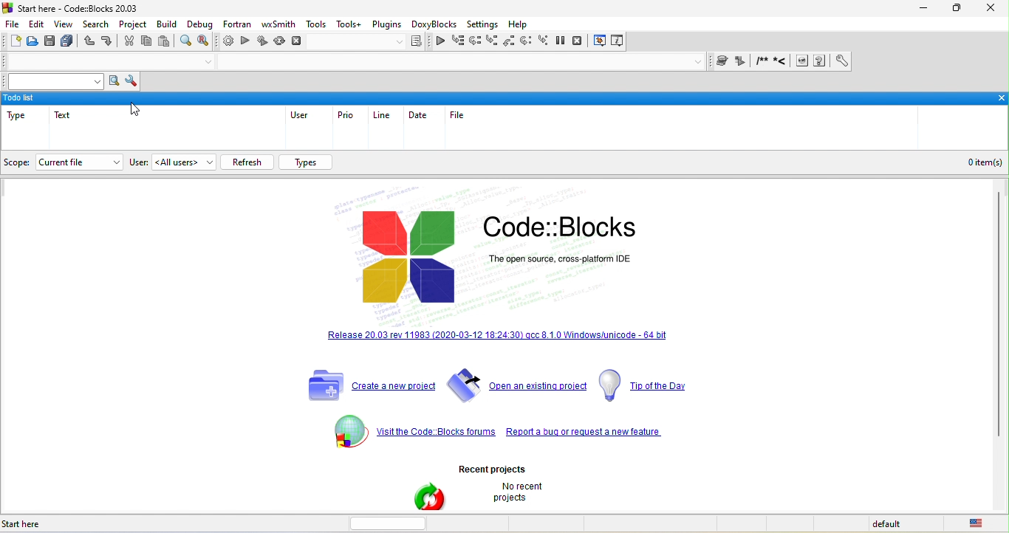  What do you see at coordinates (47, 524) in the screenshot?
I see `start here` at bounding box center [47, 524].